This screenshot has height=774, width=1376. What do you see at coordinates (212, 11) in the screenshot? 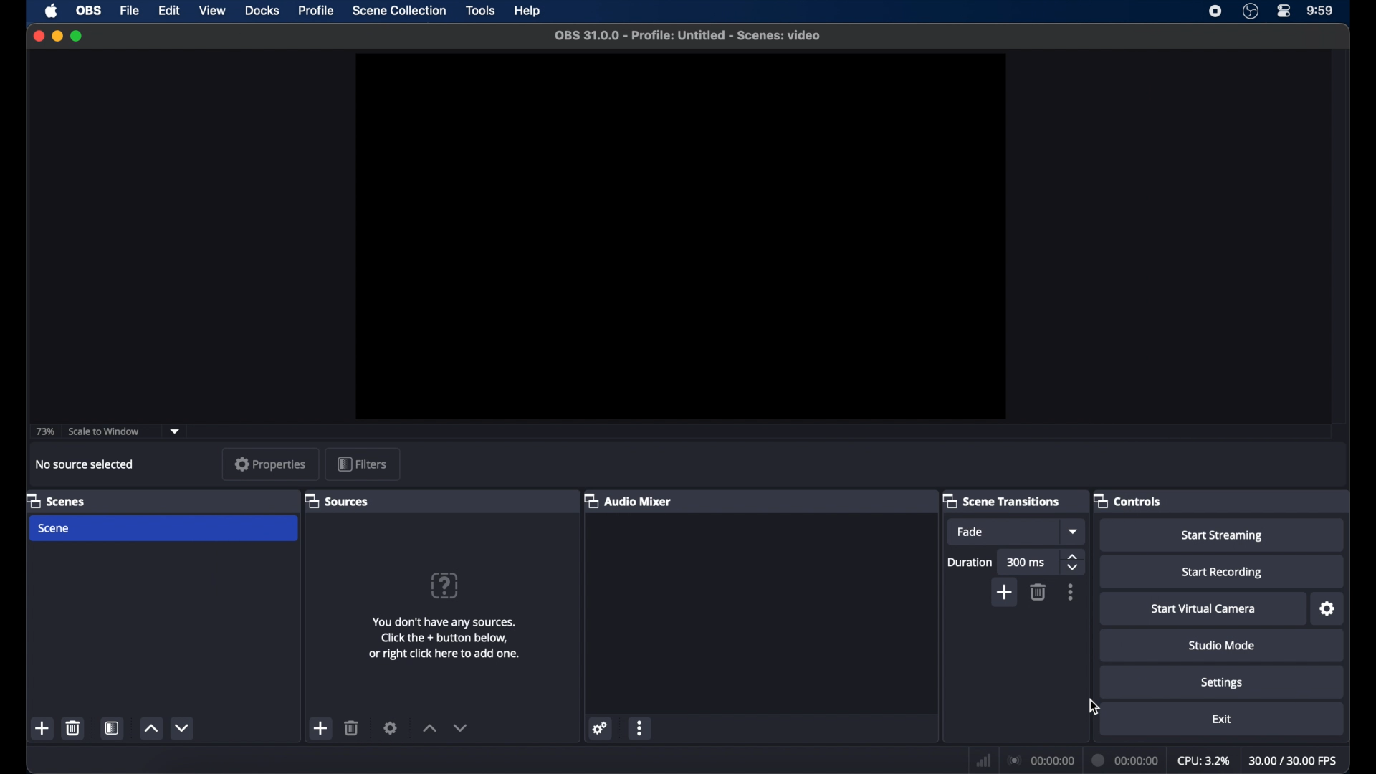
I see `view` at bounding box center [212, 11].